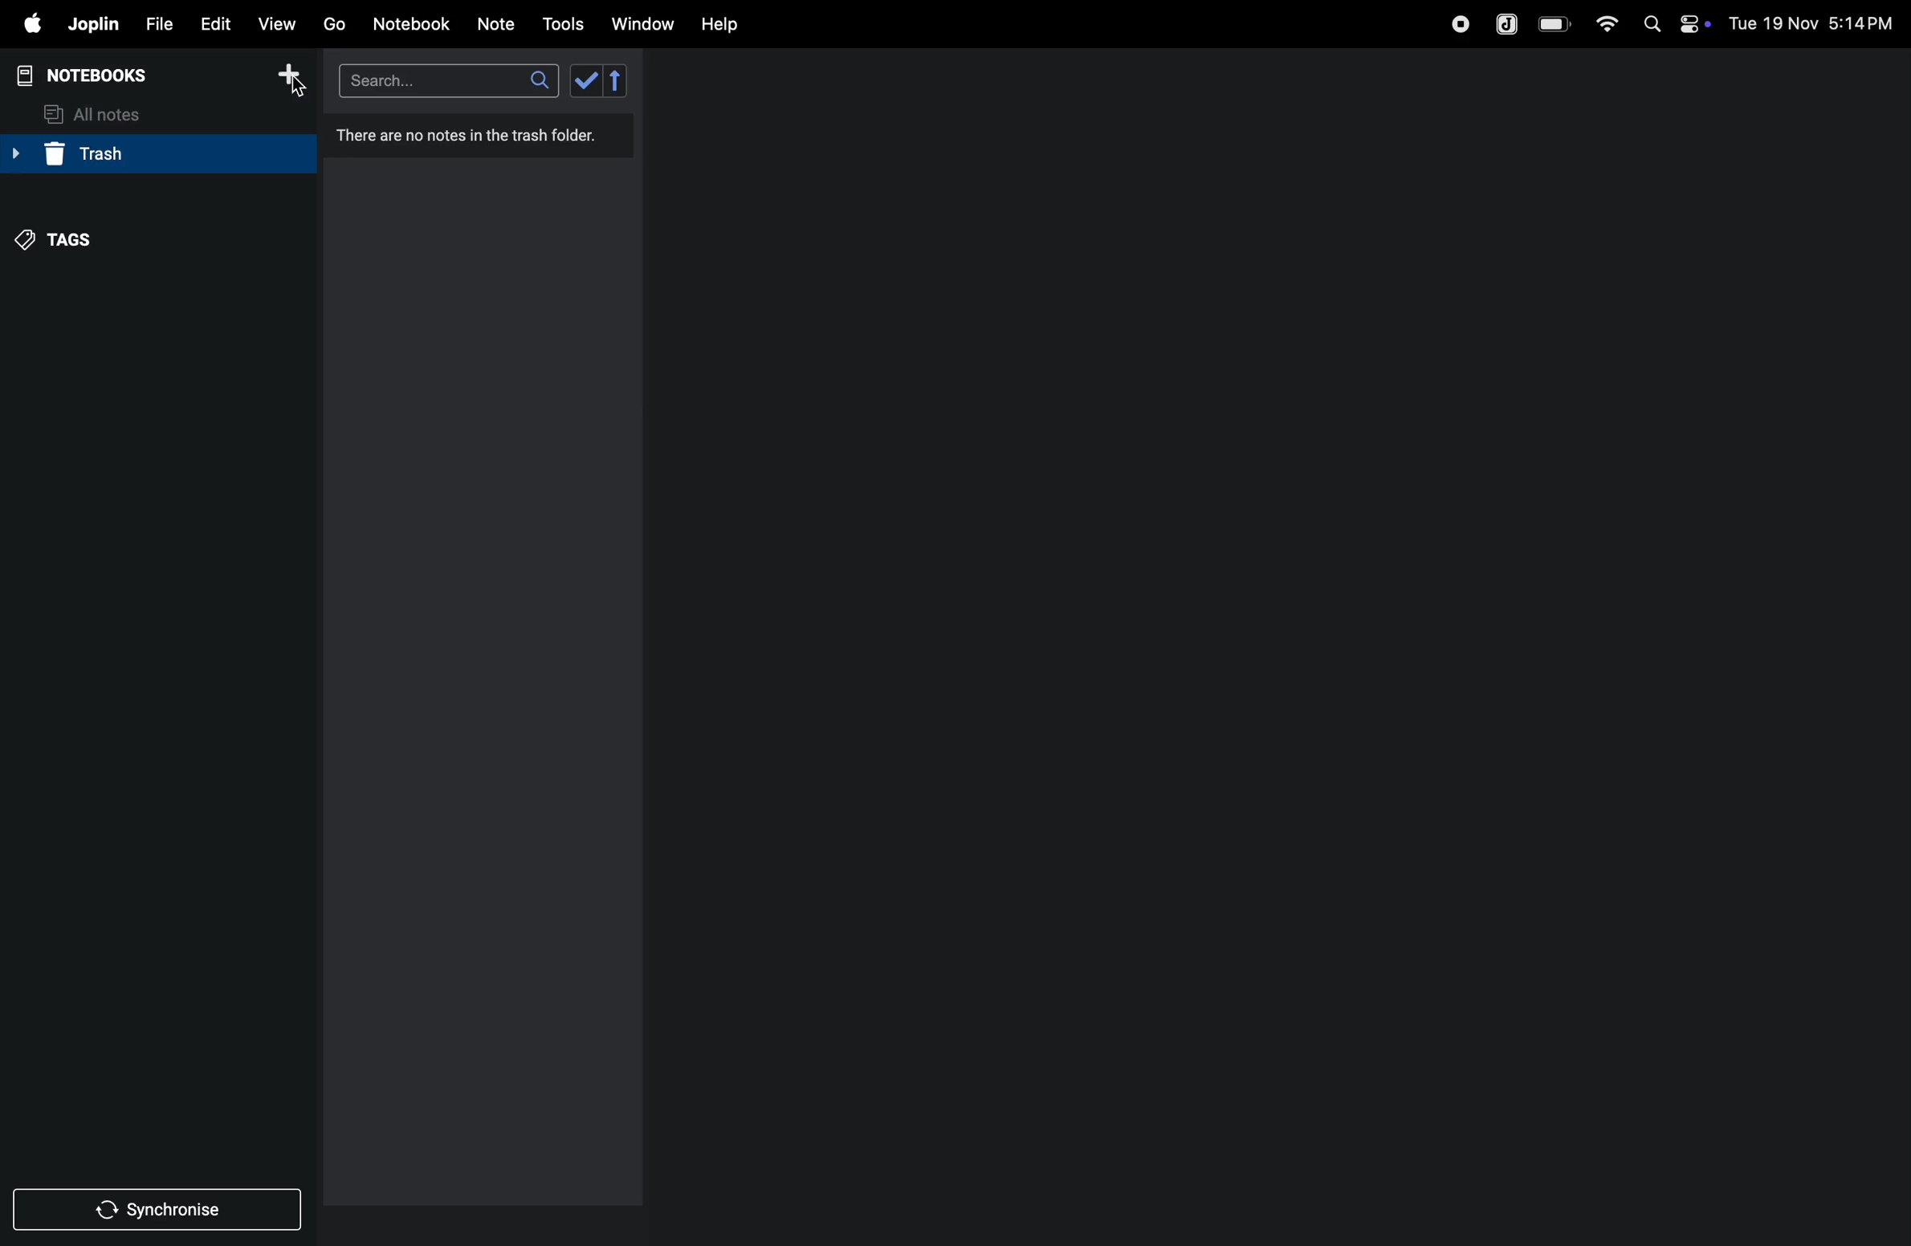 The height and width of the screenshot is (1246, 1911). Describe the element at coordinates (473, 137) in the screenshot. I see `there are no notes in trash folder` at that location.